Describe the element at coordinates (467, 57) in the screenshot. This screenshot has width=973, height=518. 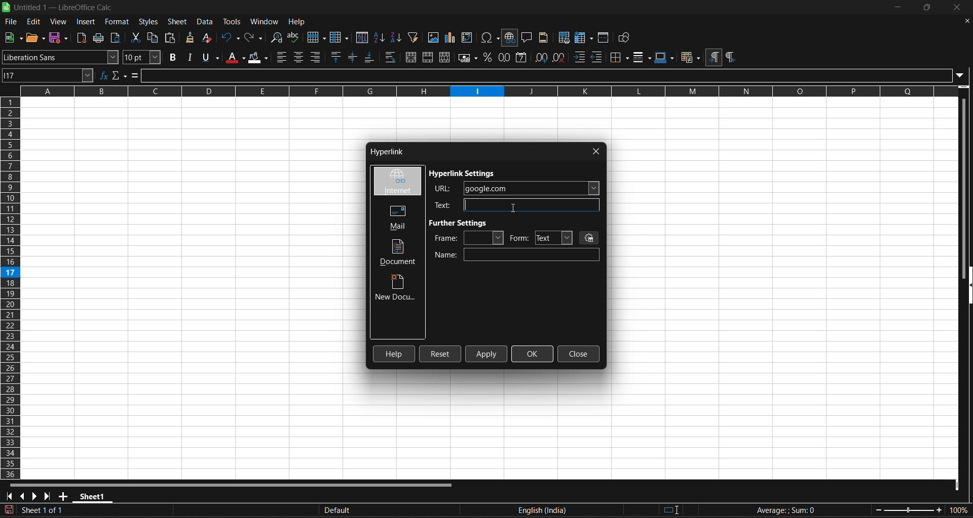
I see `format as currency` at that location.